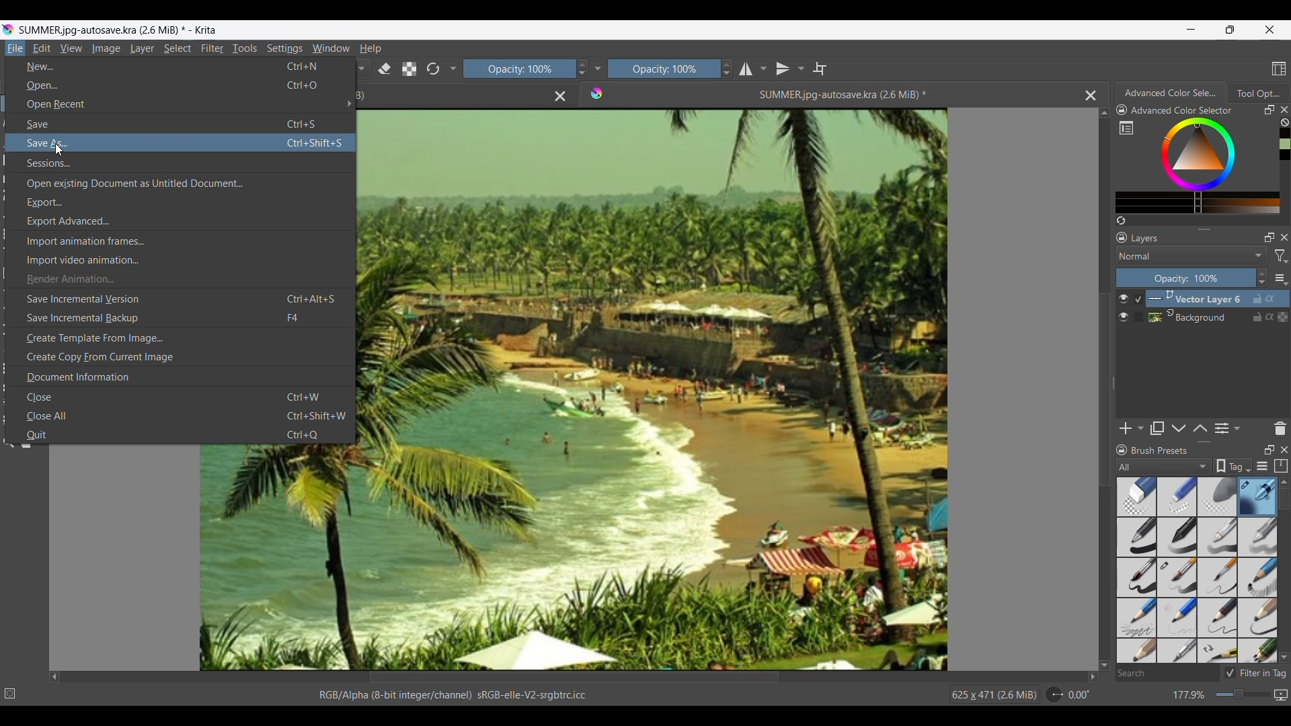  I want to click on Vertical slide bar, so click(1284, 499).